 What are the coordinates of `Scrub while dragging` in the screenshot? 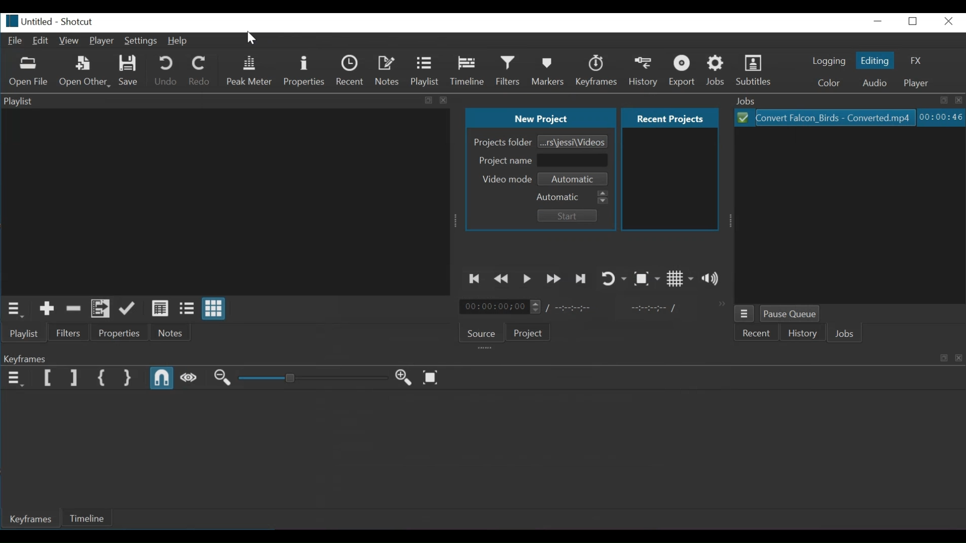 It's located at (189, 380).